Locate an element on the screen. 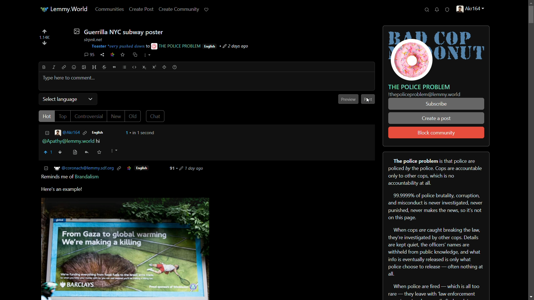 The height and width of the screenshot is (300, 534). downvote is located at coordinates (60, 152).